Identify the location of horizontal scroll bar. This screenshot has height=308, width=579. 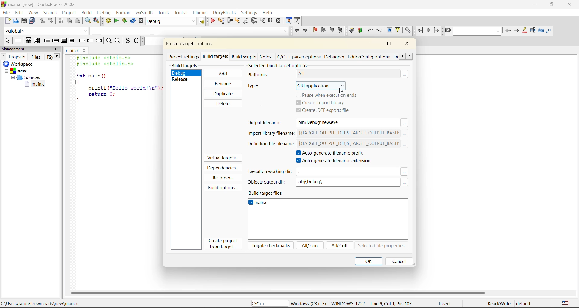
(278, 293).